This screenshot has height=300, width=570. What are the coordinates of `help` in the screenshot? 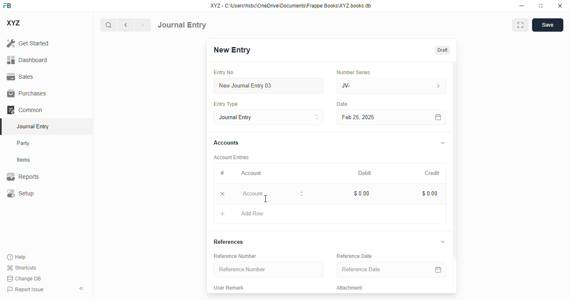 It's located at (17, 257).